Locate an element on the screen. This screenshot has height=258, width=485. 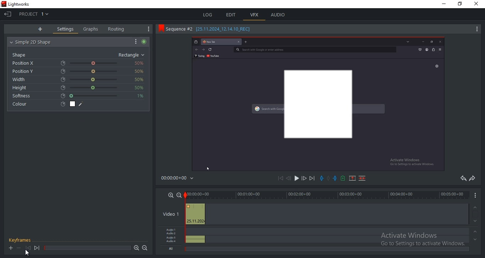
audio is located at coordinates (171, 239).